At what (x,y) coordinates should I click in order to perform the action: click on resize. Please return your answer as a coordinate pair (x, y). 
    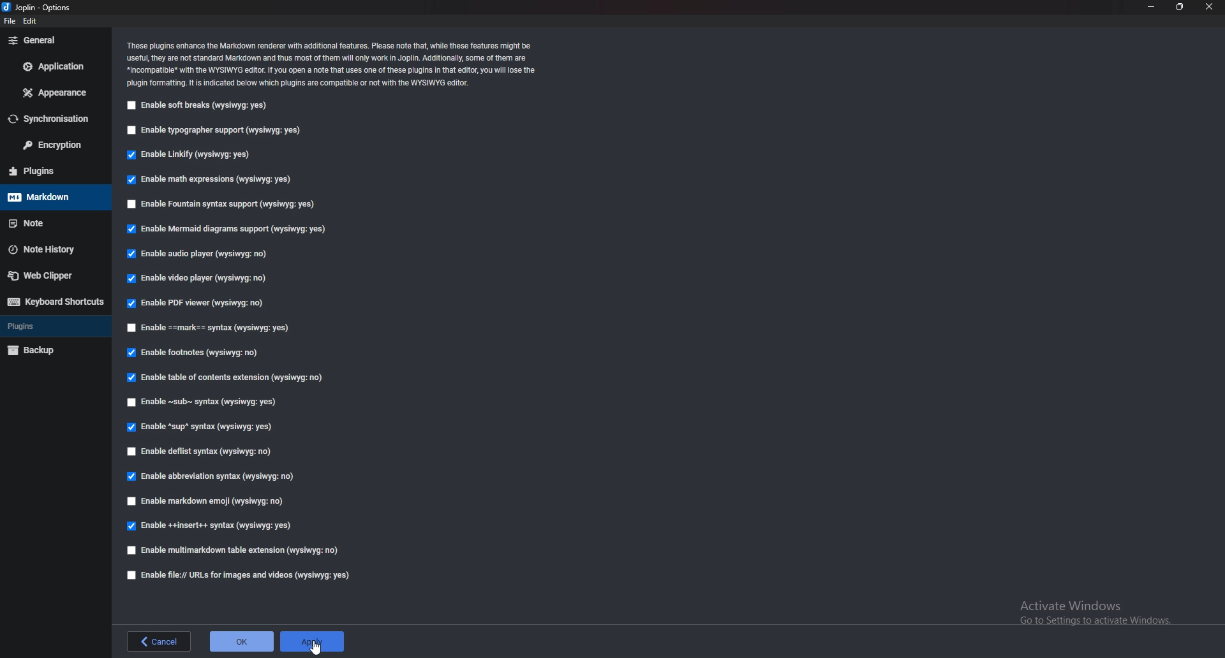
    Looking at the image, I should click on (1179, 6).